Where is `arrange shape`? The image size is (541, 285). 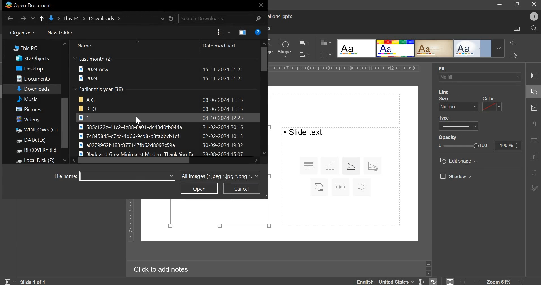 arrange shape is located at coordinates (304, 43).